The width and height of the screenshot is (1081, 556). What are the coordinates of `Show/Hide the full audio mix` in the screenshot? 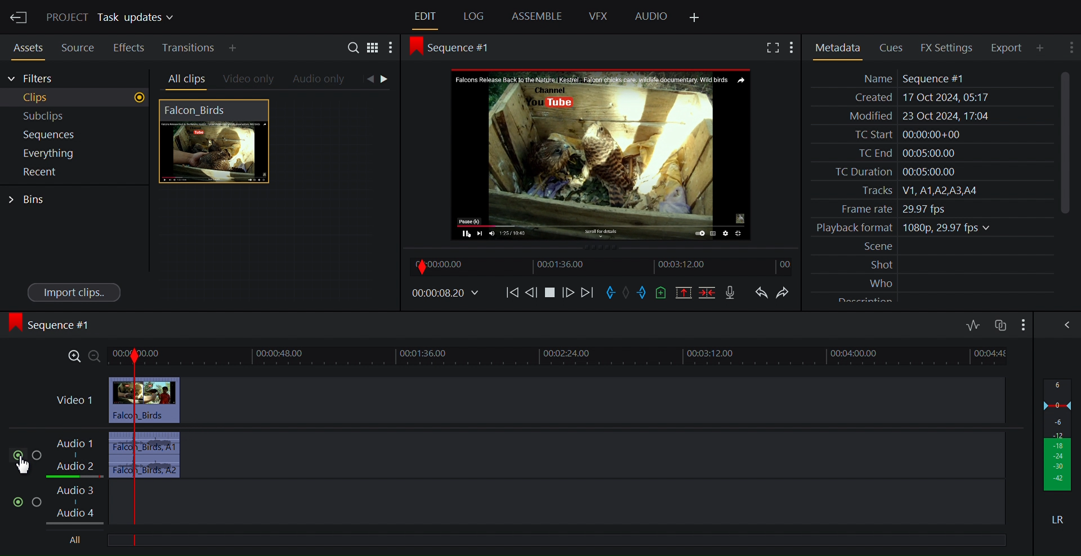 It's located at (1065, 325).